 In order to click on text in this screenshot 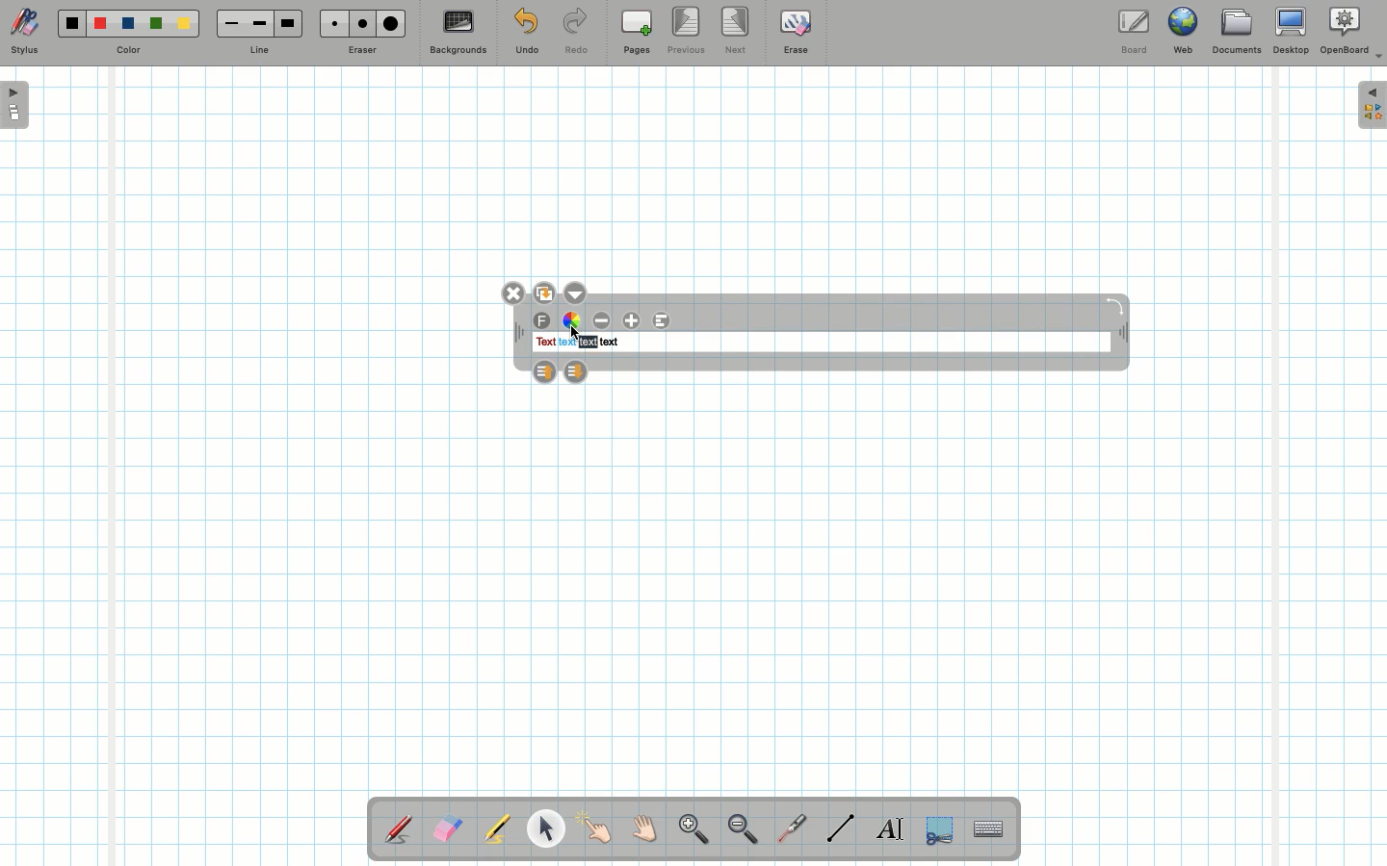, I will do `click(566, 343)`.